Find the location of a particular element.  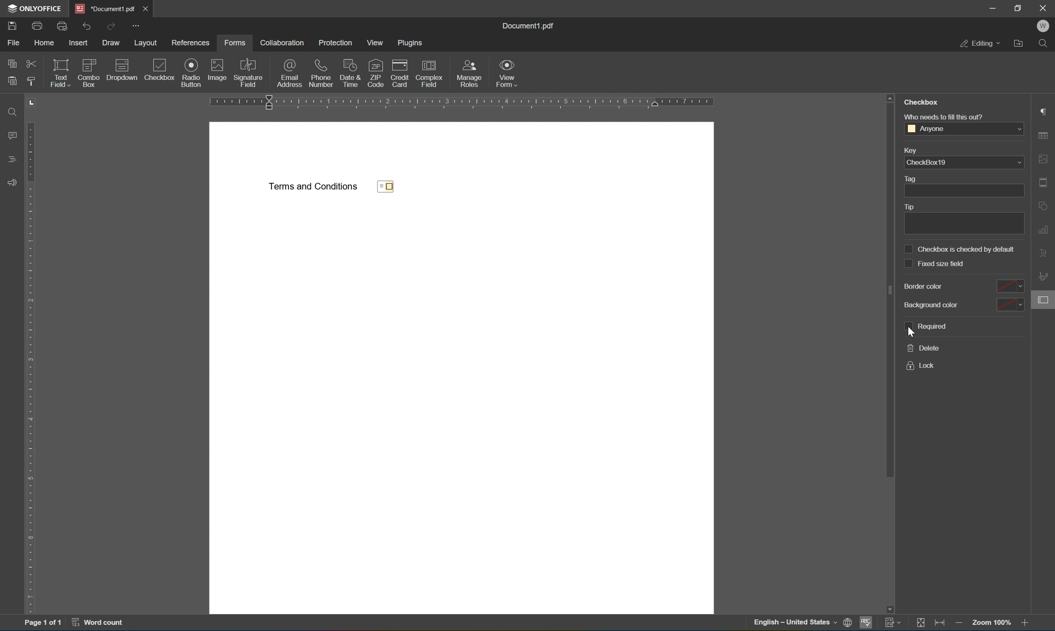

fixed size field is located at coordinates (935, 264).